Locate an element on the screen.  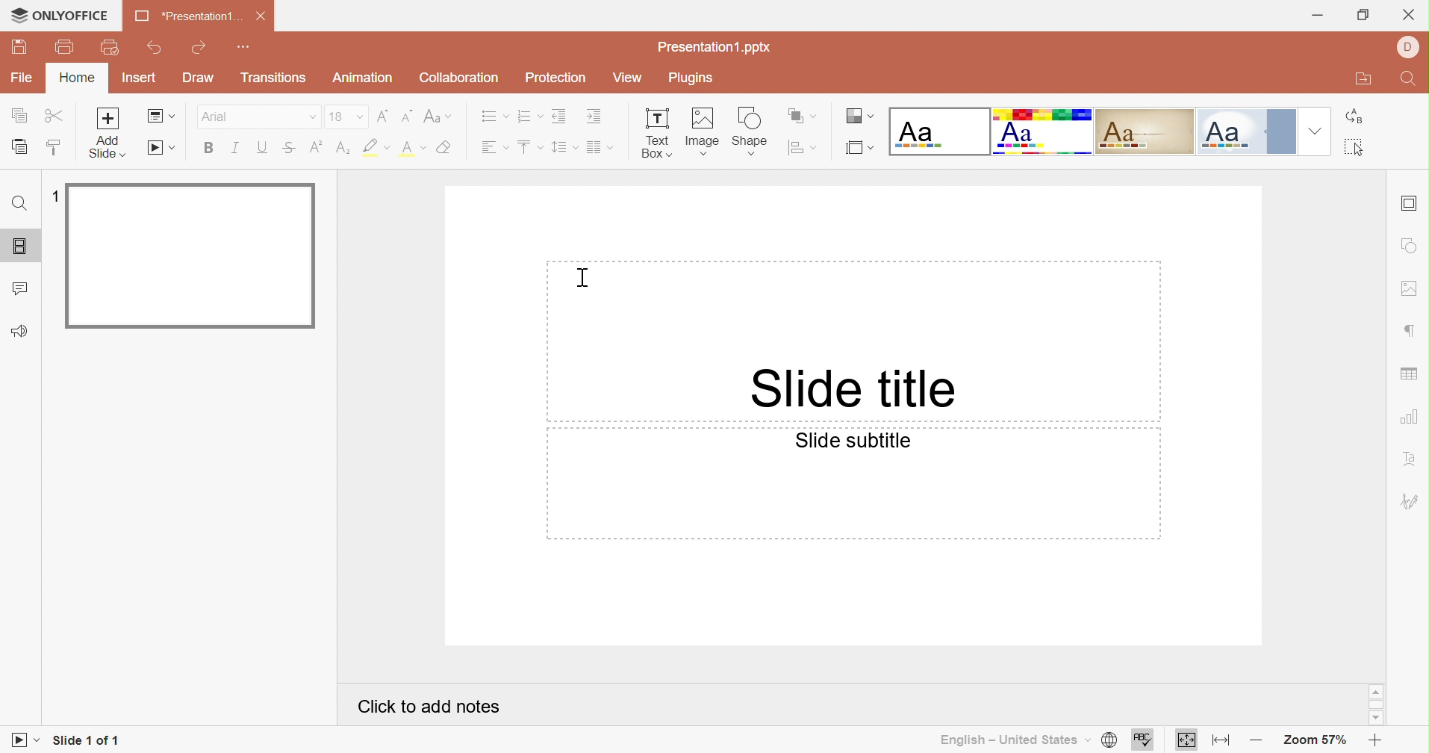
English - United States is located at coordinates (1008, 738).